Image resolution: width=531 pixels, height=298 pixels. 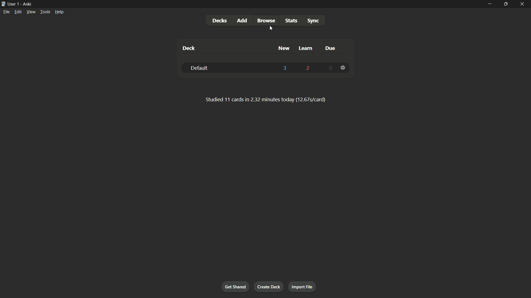 I want to click on browse, so click(x=266, y=21).